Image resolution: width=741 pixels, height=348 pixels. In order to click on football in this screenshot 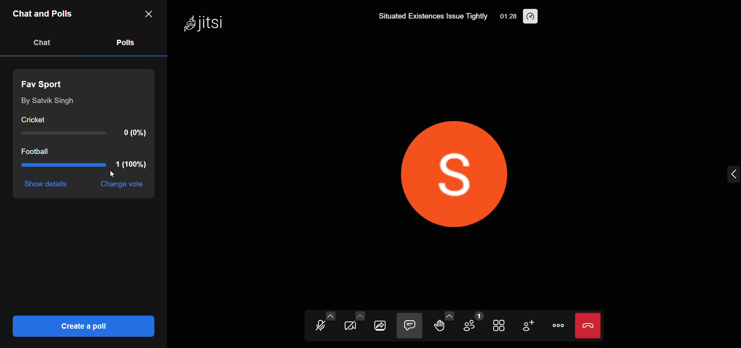, I will do `click(47, 150)`.